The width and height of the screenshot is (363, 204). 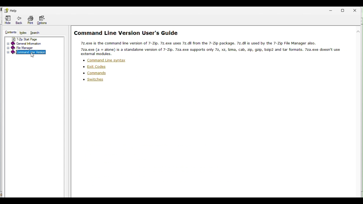 I want to click on options, so click(x=43, y=20).